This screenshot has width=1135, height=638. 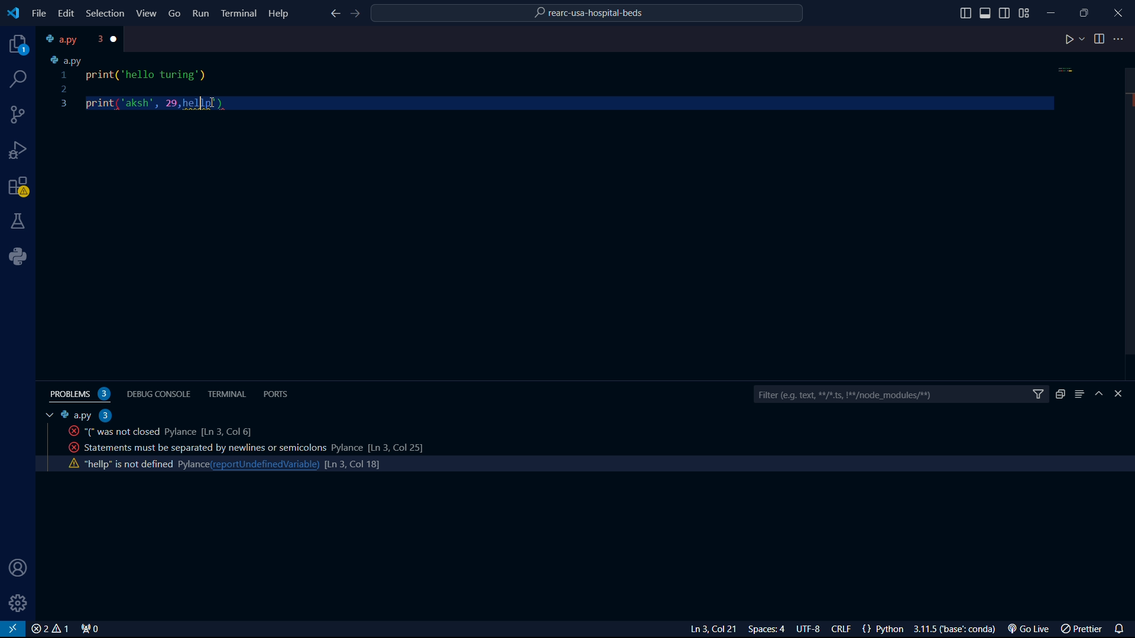 I want to click on minimize, so click(x=1055, y=10).